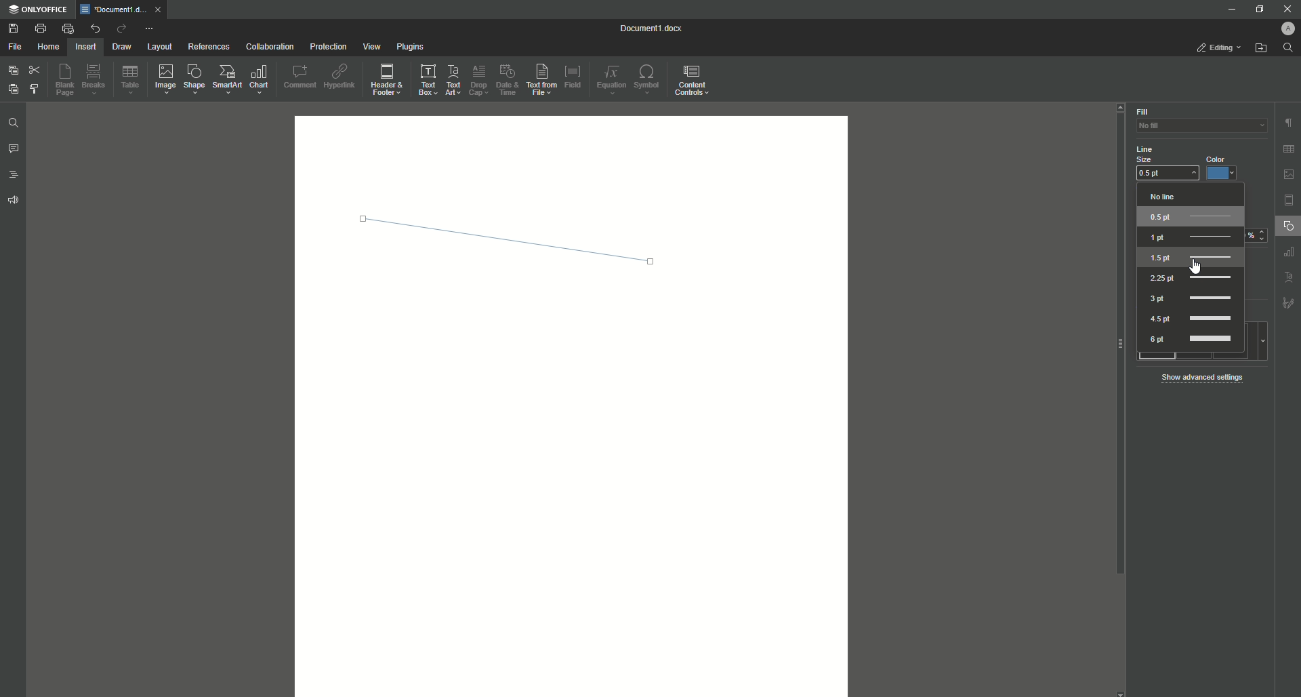 The width and height of the screenshot is (1301, 697). What do you see at coordinates (1255, 236) in the screenshot?
I see `100%` at bounding box center [1255, 236].